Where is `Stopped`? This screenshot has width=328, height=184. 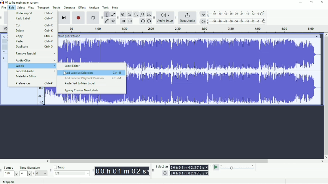
Stopped is located at coordinates (9, 182).